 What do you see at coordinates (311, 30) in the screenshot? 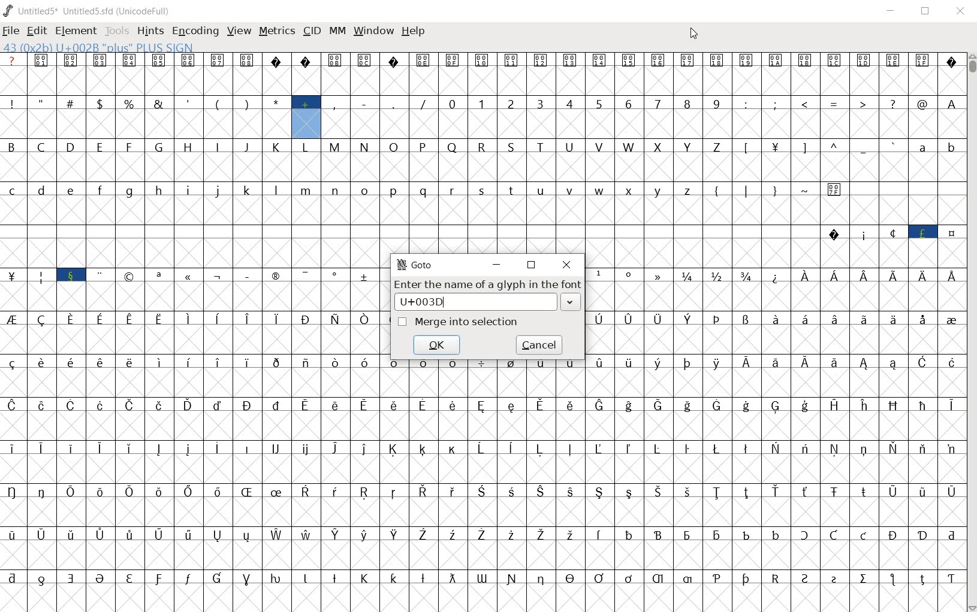
I see `cid` at bounding box center [311, 30].